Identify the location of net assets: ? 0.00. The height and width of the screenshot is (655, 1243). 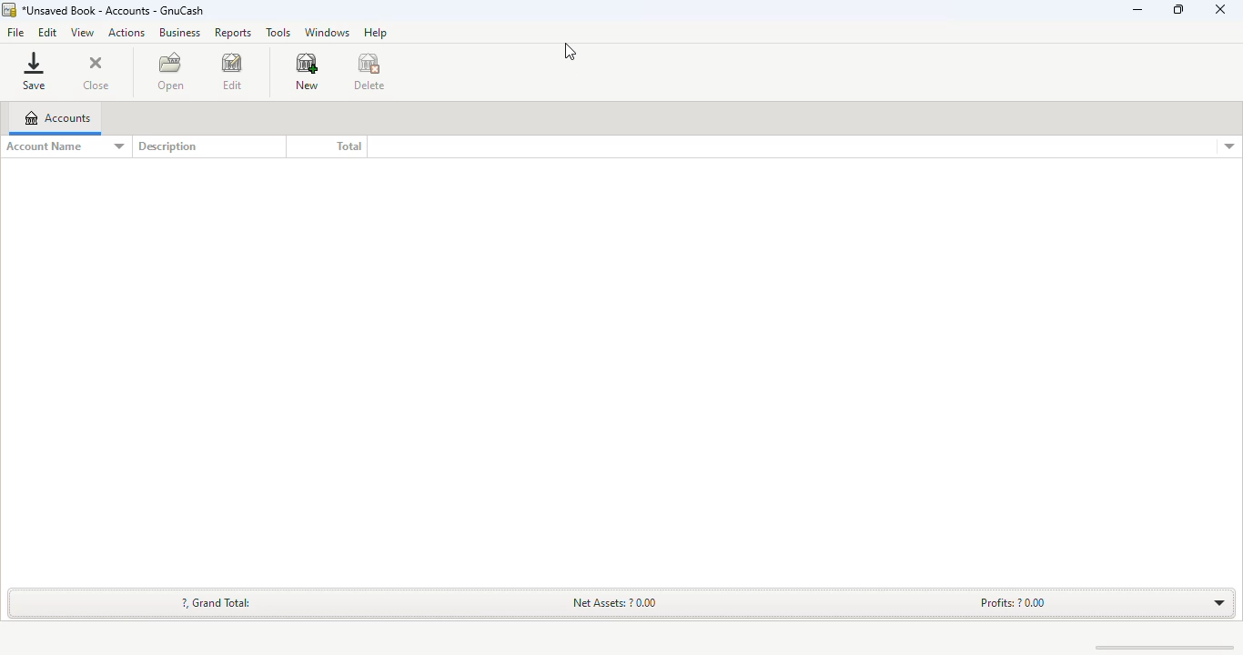
(616, 601).